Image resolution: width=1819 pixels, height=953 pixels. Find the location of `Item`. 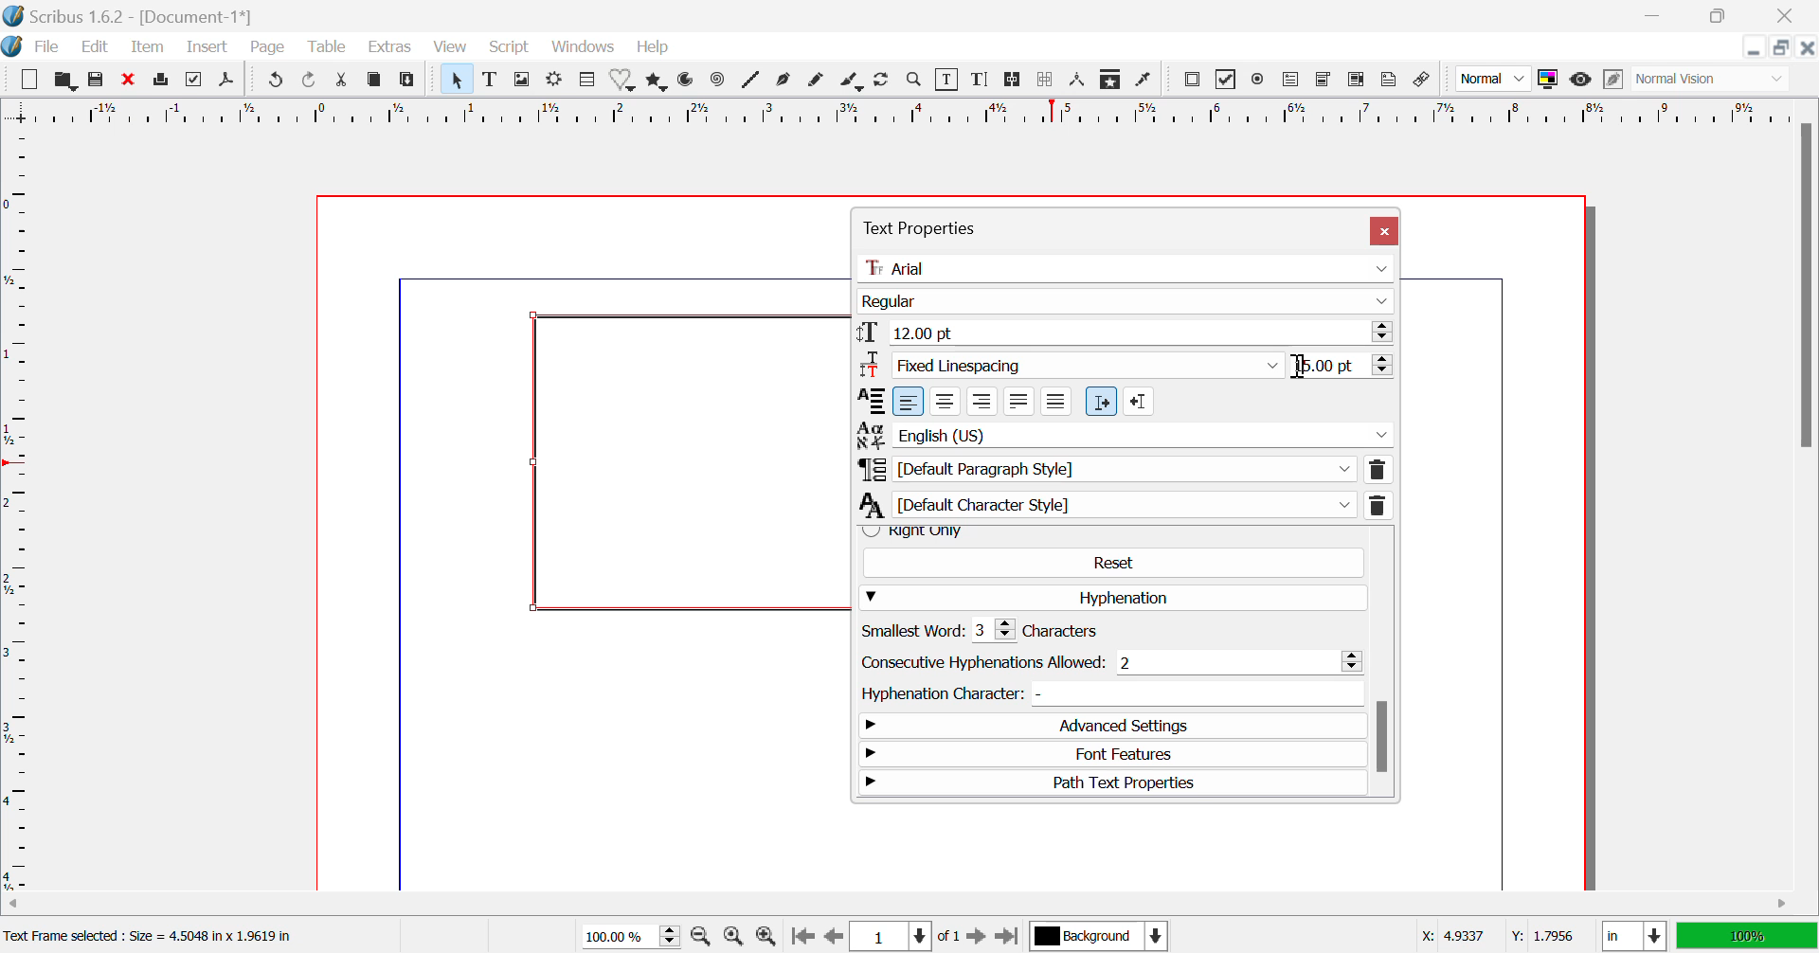

Item is located at coordinates (148, 49).